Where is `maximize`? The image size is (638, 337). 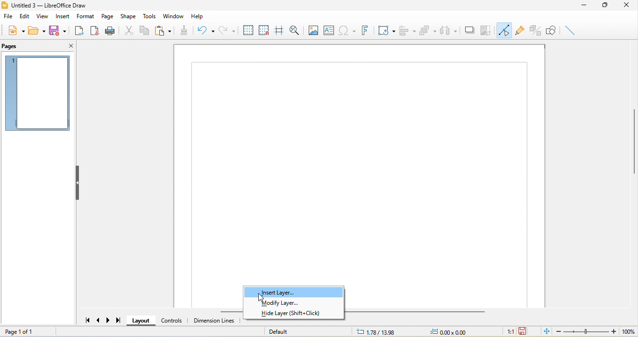 maximize is located at coordinates (606, 5).